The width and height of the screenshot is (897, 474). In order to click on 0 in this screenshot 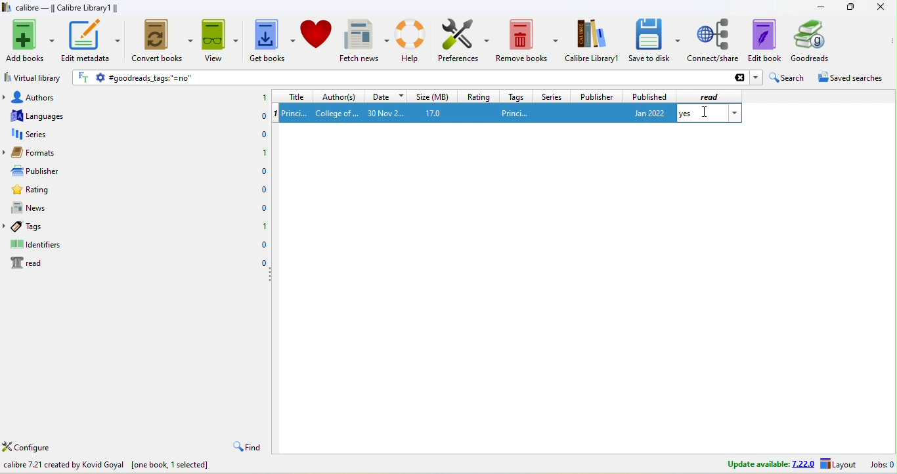, I will do `click(263, 261)`.